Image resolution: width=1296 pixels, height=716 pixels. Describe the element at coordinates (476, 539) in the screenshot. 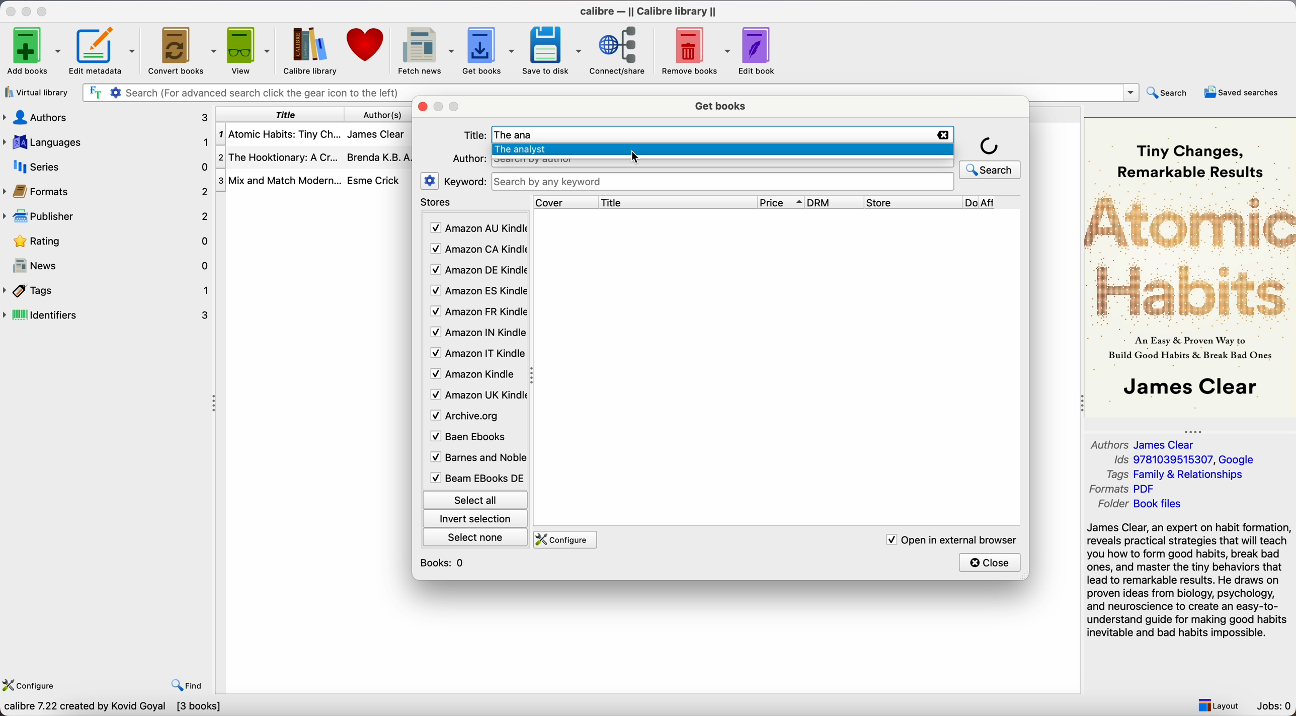

I see `select none` at that location.